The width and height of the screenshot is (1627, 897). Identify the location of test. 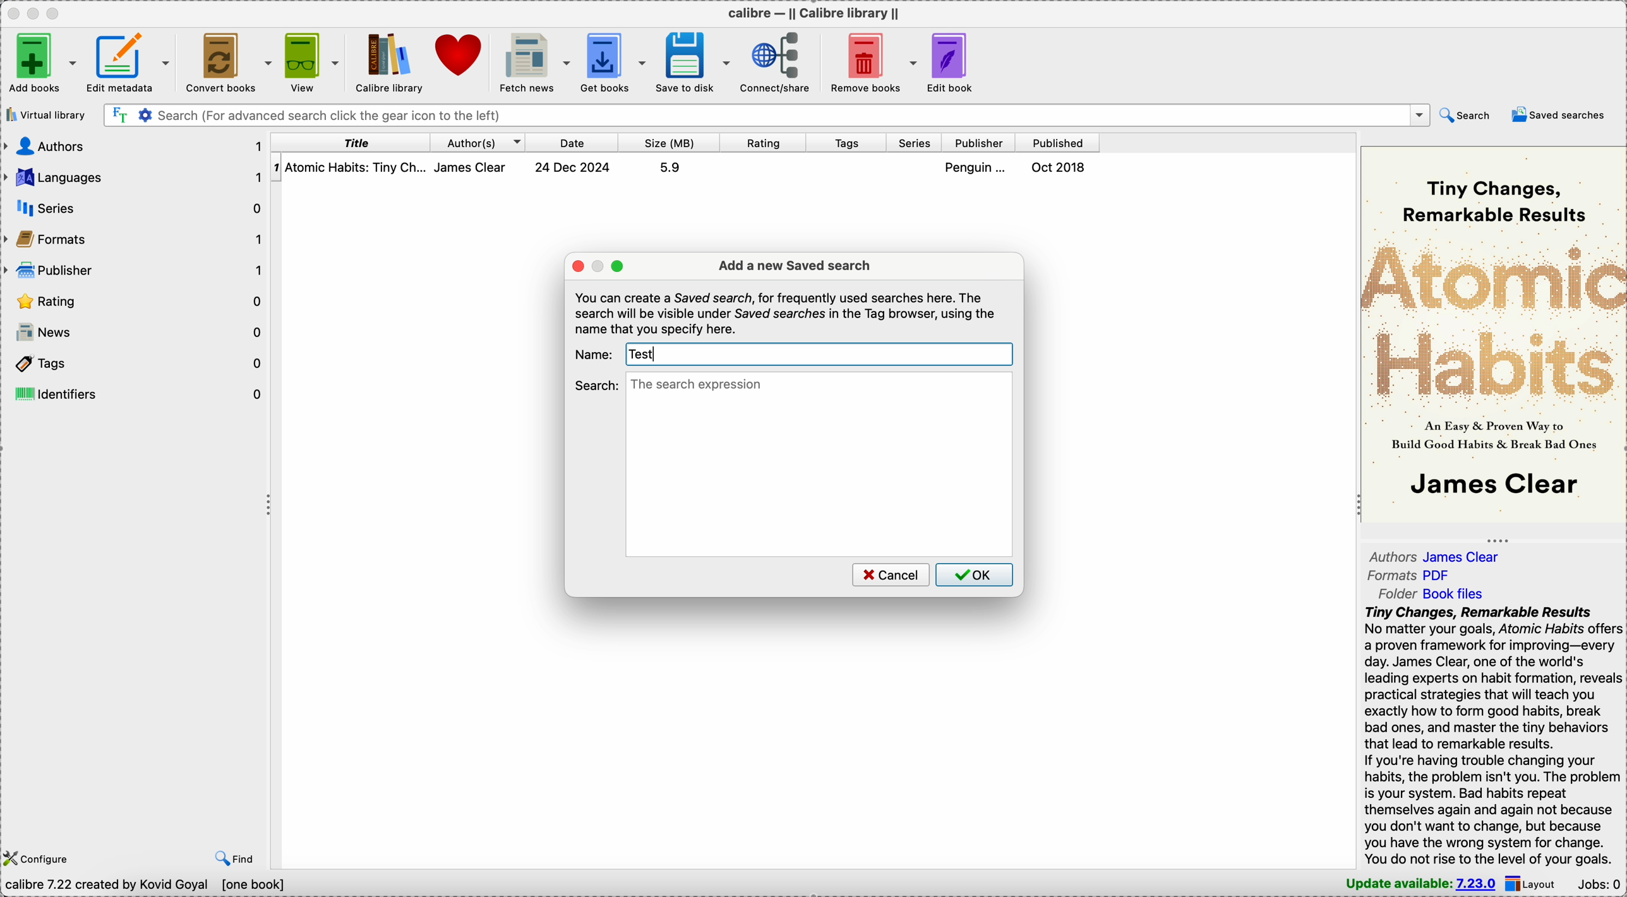
(645, 354).